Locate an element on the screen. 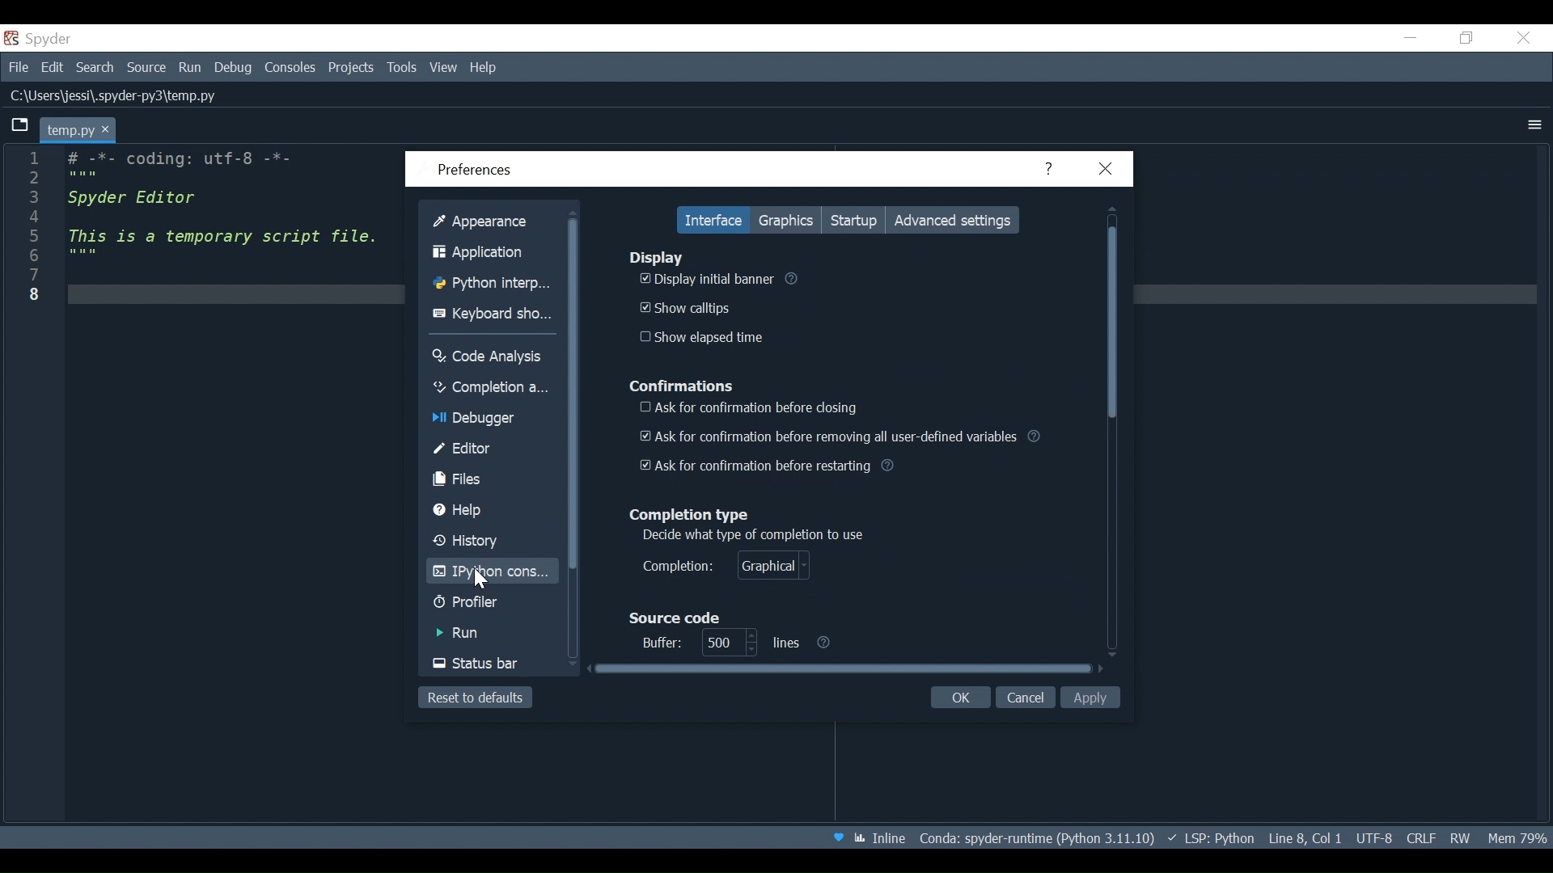 This screenshot has width=1553, height=873. Debugger is located at coordinates (479, 420).